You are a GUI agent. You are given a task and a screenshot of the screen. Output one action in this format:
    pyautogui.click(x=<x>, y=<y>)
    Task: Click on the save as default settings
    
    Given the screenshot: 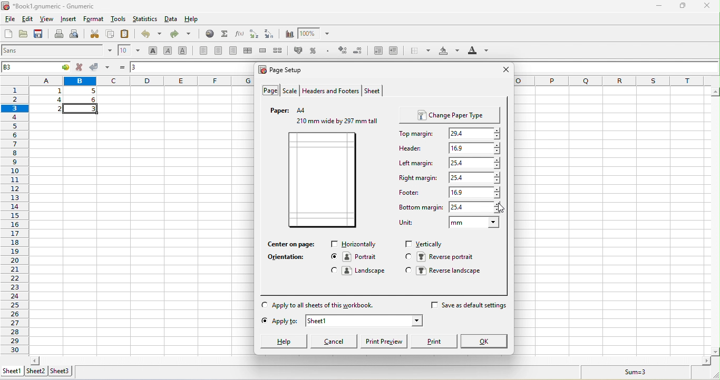 What is the action you would take?
    pyautogui.click(x=470, y=307)
    